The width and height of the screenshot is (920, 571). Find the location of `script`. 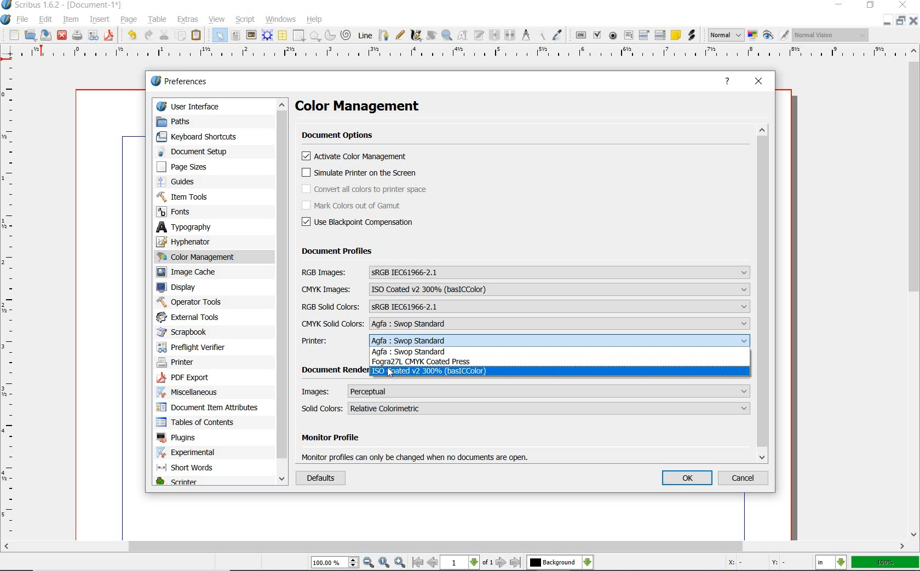

script is located at coordinates (246, 20).